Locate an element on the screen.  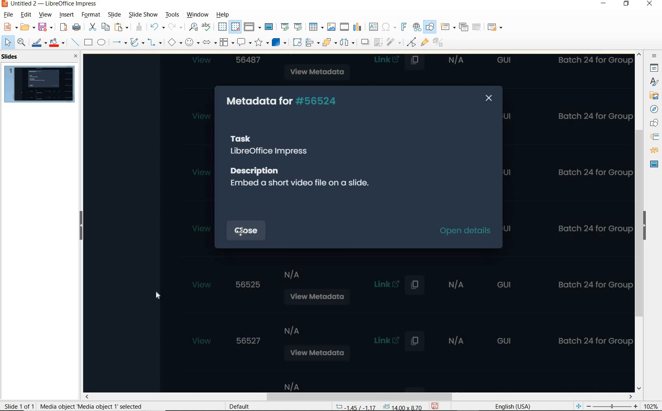
START FROM FIRST SLIDE is located at coordinates (285, 27).